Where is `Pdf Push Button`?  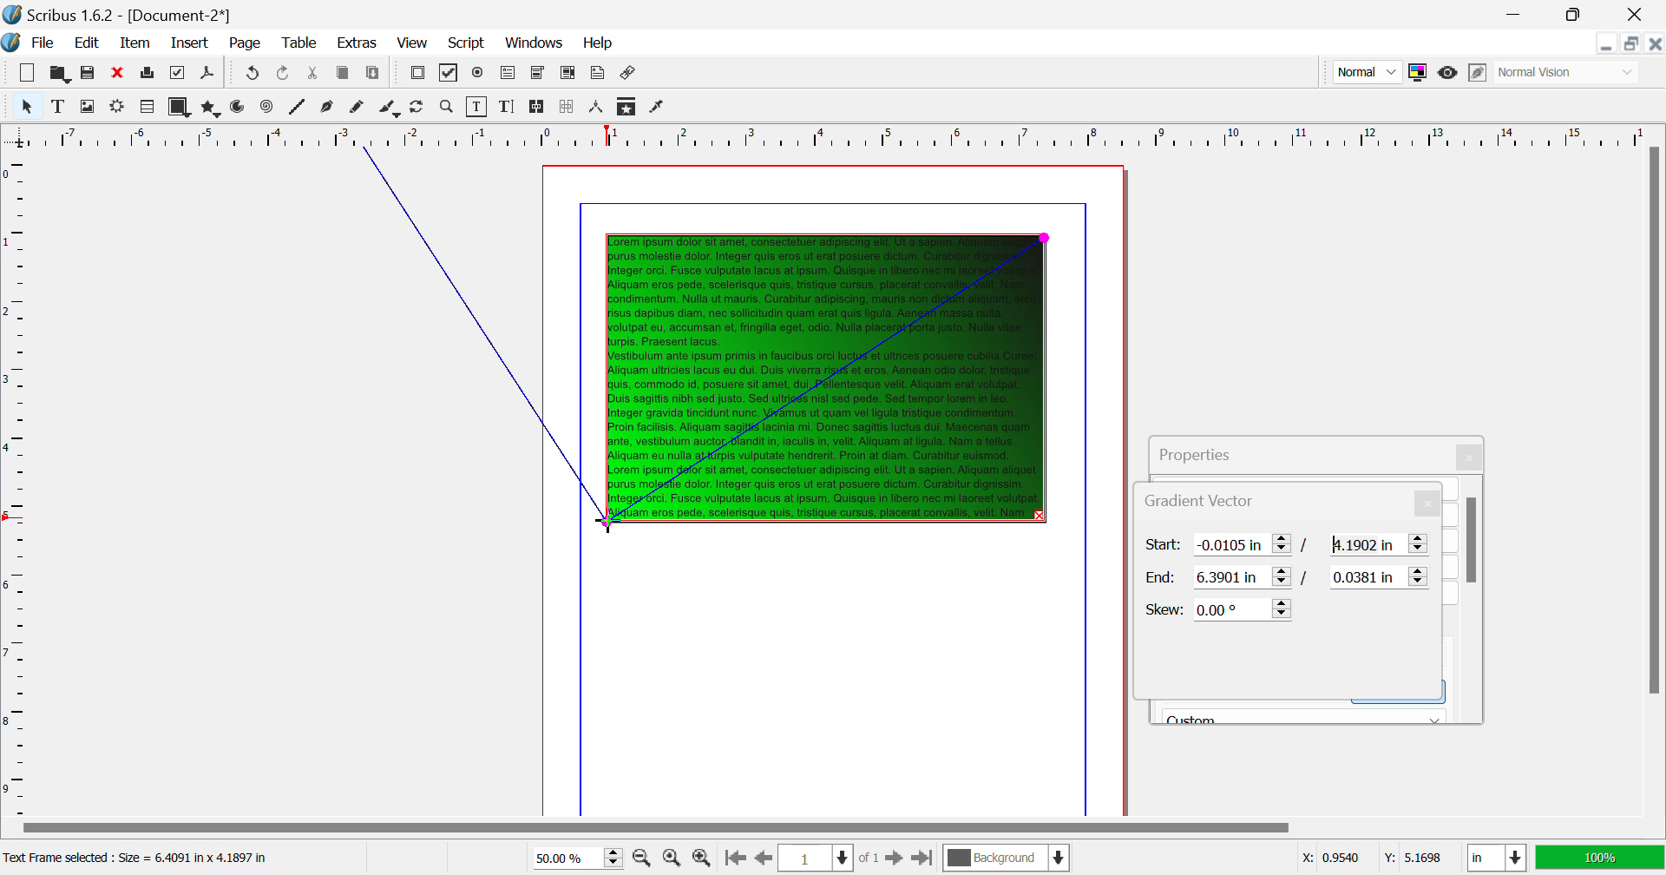 Pdf Push Button is located at coordinates (417, 75).